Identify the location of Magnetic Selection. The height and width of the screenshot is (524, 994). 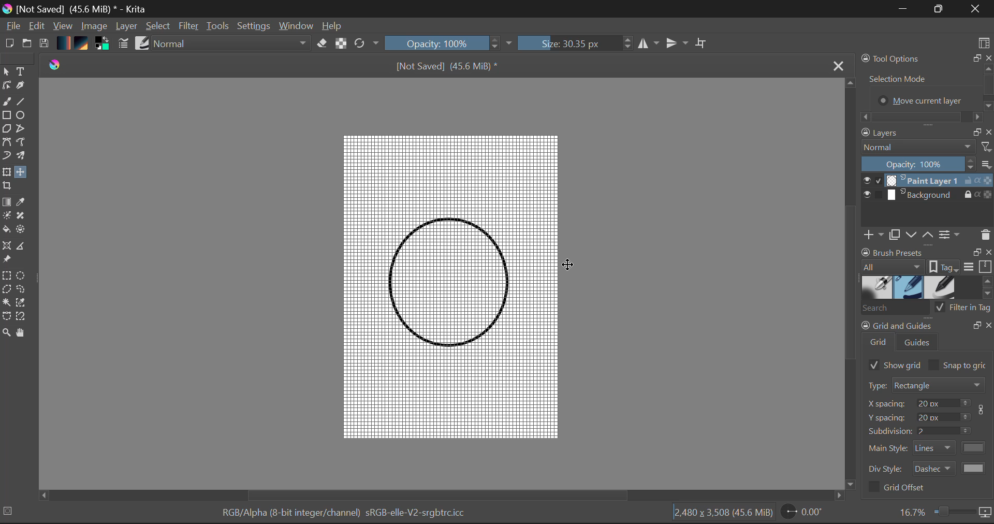
(20, 316).